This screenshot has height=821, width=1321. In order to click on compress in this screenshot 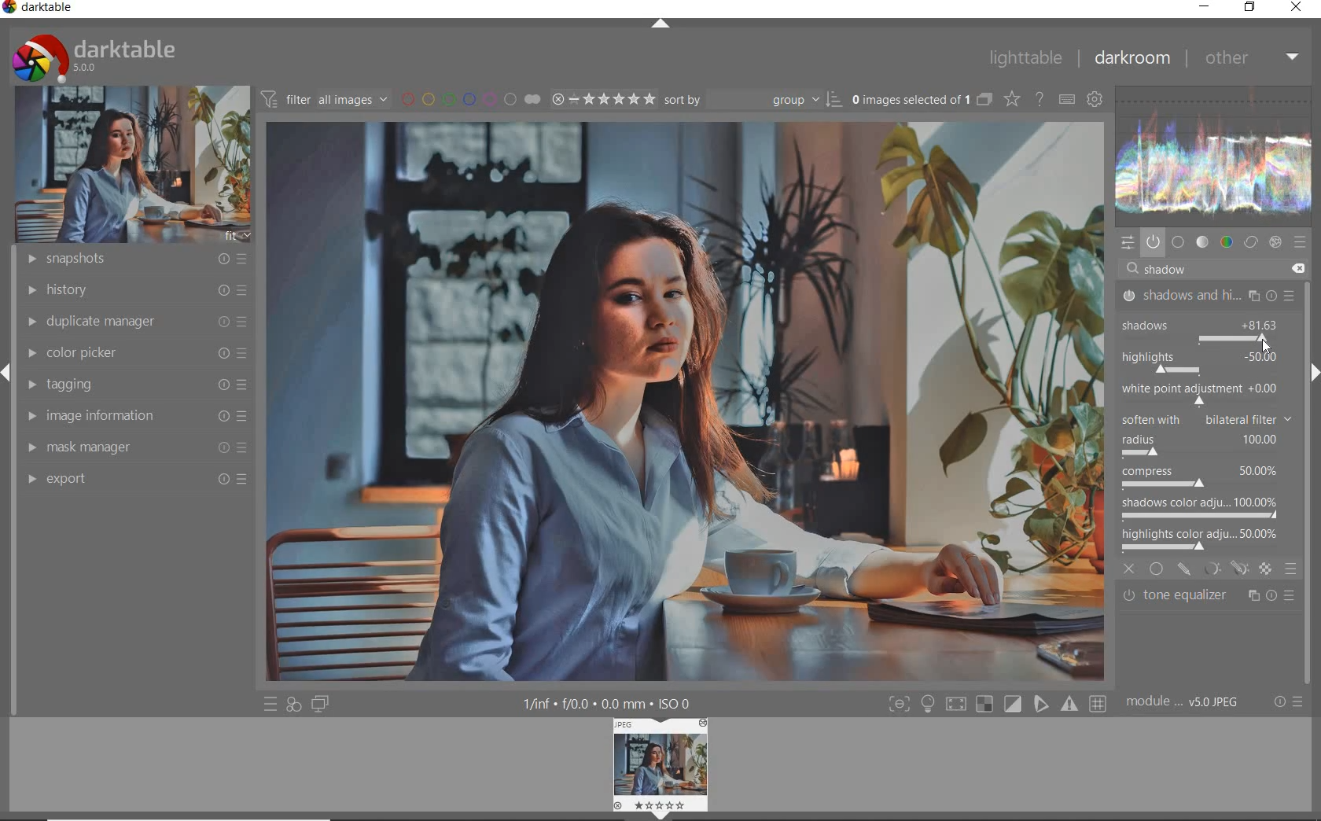, I will do `click(1202, 479)`.